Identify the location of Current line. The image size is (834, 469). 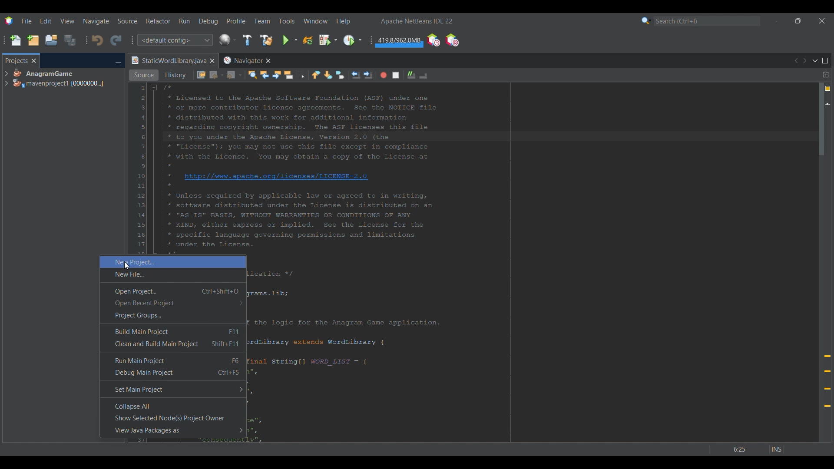
(827, 104).